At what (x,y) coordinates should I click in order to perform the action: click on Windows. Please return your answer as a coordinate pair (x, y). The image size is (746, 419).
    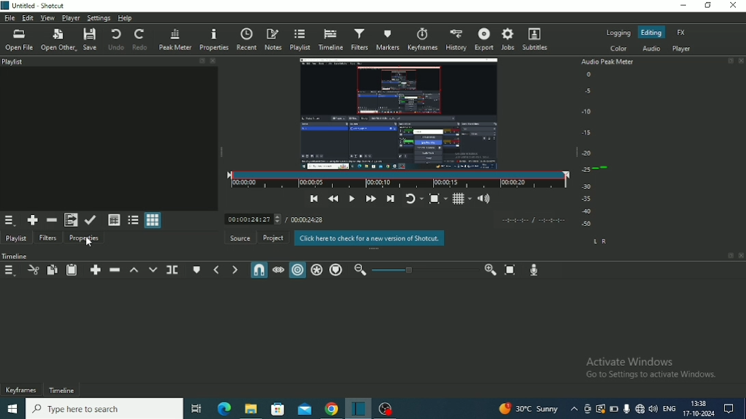
    Looking at the image, I should click on (12, 408).